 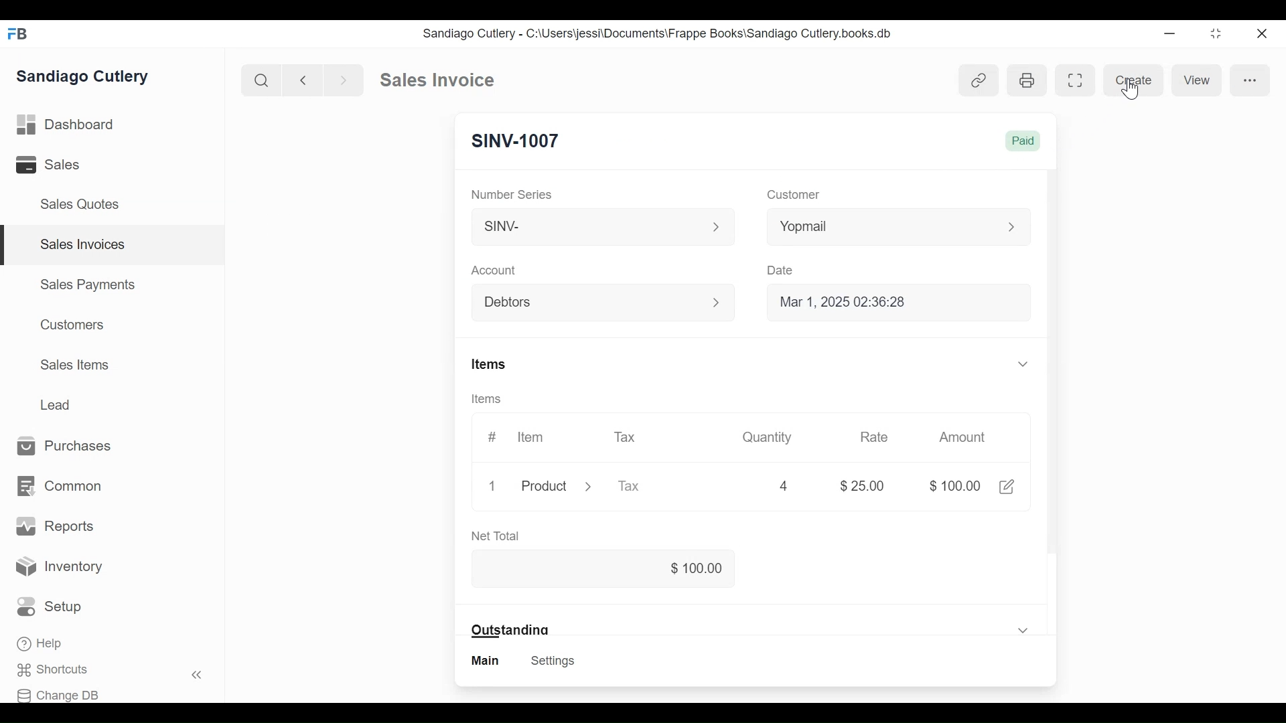 I want to click on Account, so click(x=494, y=270).